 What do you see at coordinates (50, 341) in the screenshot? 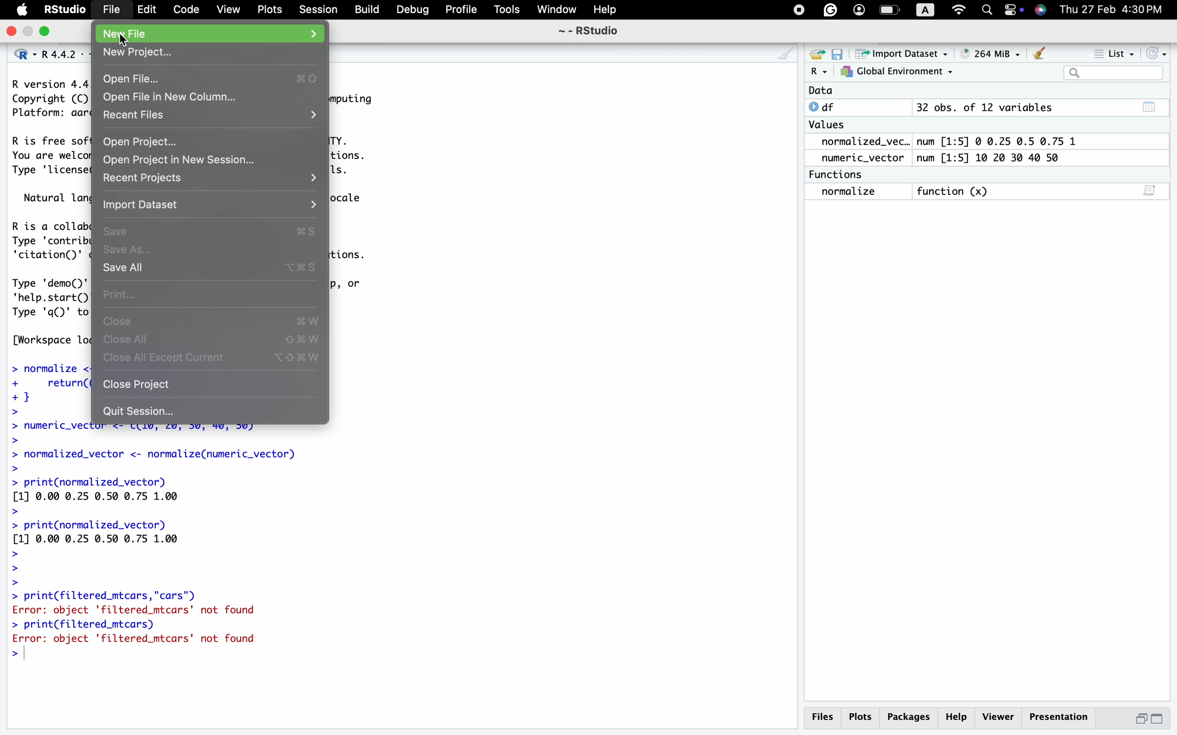
I see `[Workspace lo` at bounding box center [50, 341].